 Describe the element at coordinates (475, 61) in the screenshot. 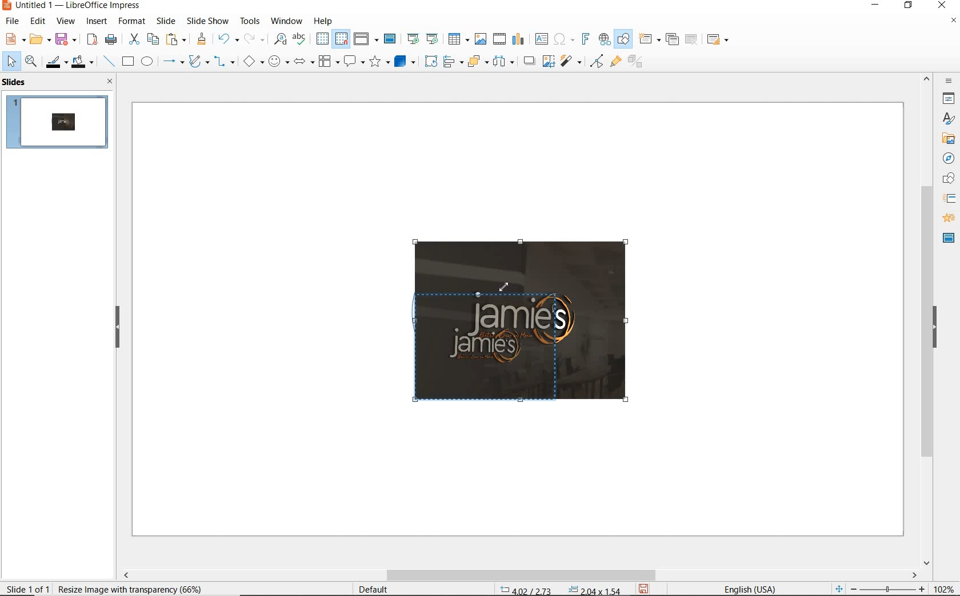

I see `arrange` at that location.